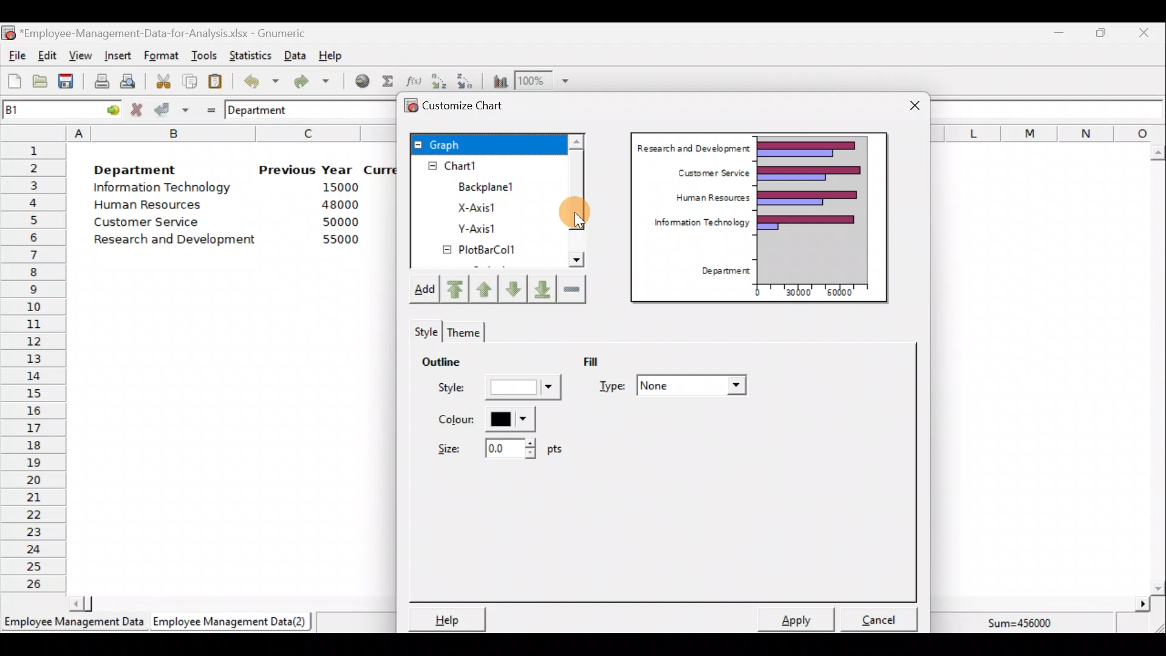  I want to click on Enter formula, so click(208, 108).